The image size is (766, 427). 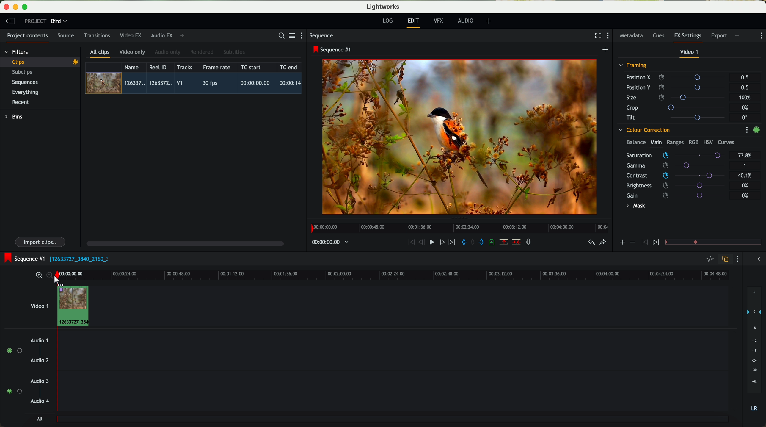 What do you see at coordinates (38, 276) in the screenshot?
I see `zoom in` at bounding box center [38, 276].